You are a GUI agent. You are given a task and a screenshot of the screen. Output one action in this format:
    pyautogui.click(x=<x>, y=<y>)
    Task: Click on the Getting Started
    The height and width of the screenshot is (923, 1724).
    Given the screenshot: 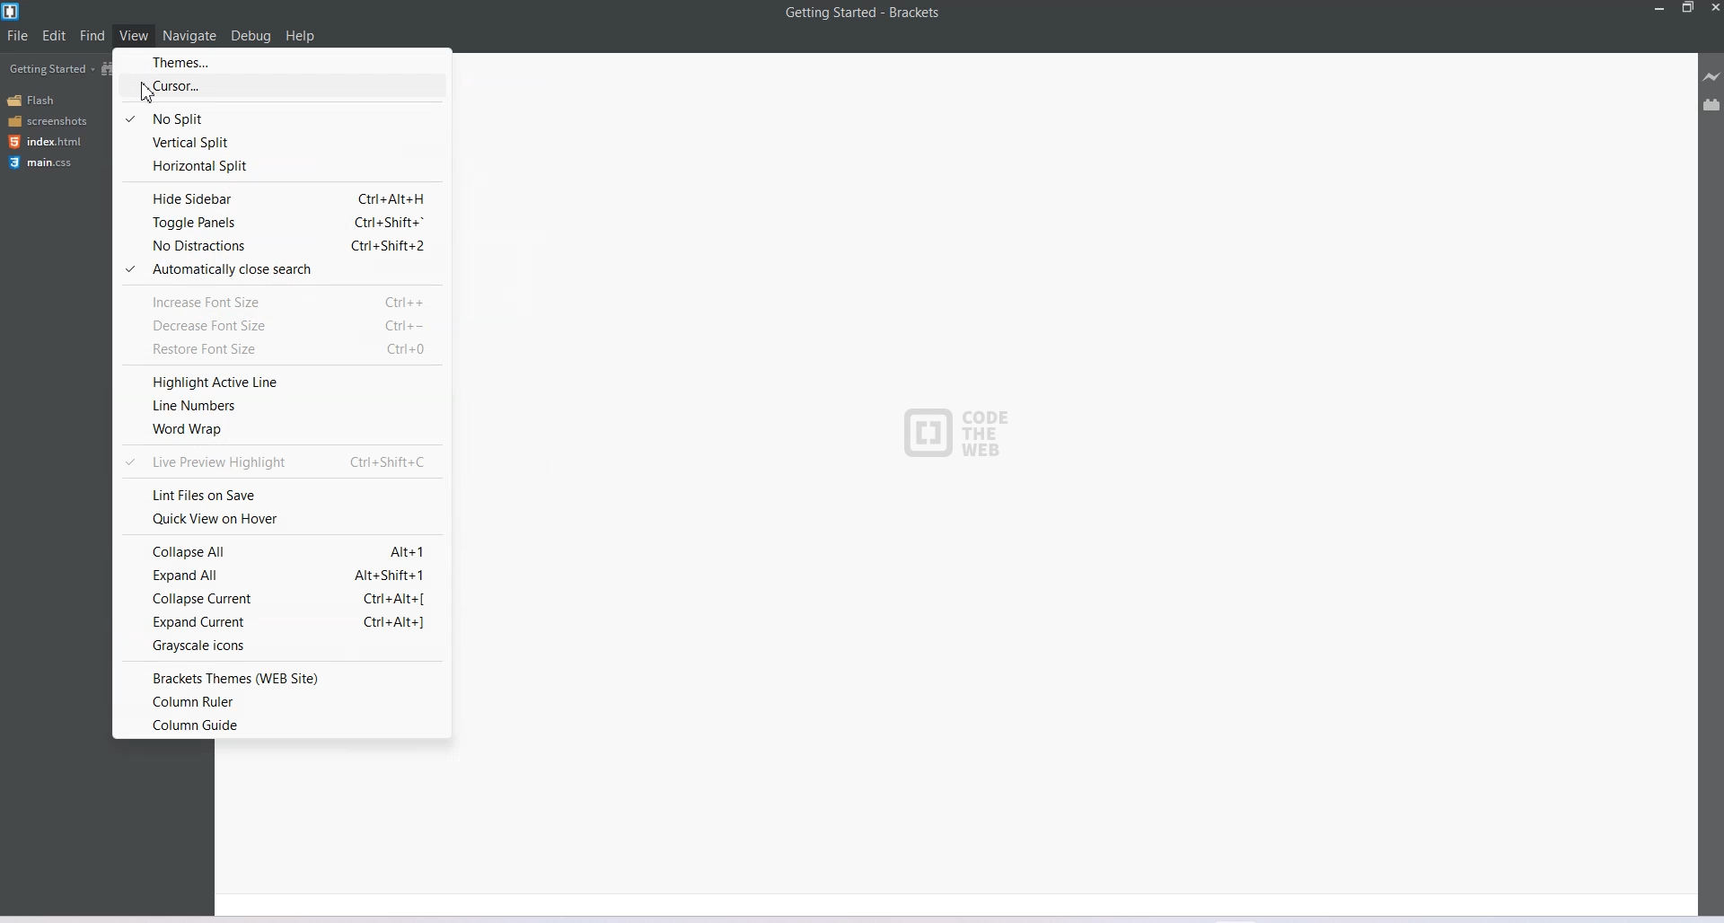 What is the action you would take?
    pyautogui.click(x=51, y=68)
    